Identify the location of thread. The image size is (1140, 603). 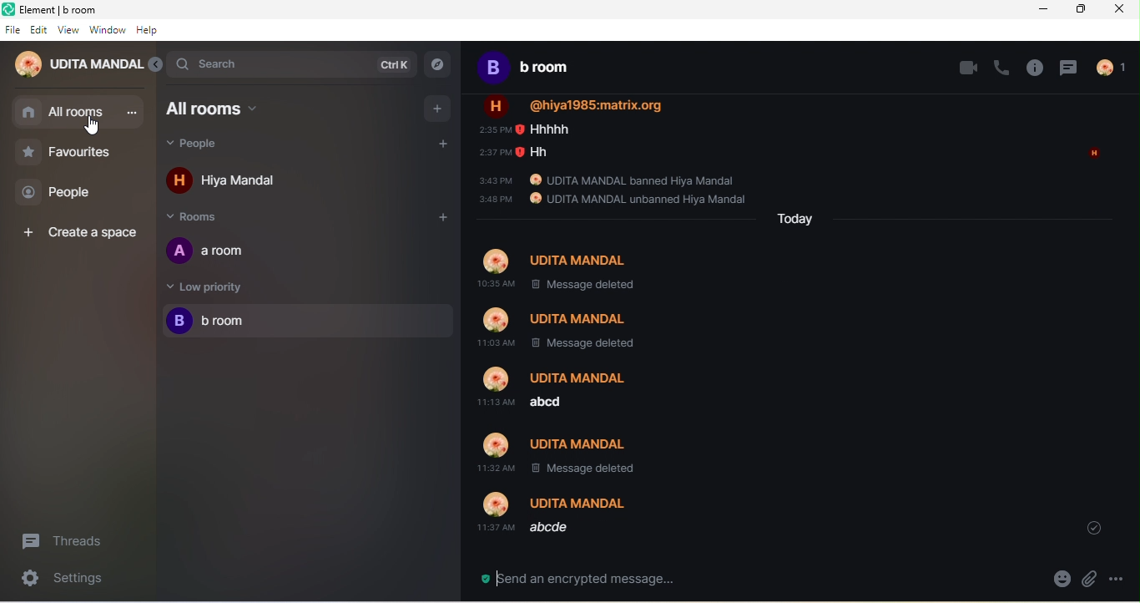
(1070, 68).